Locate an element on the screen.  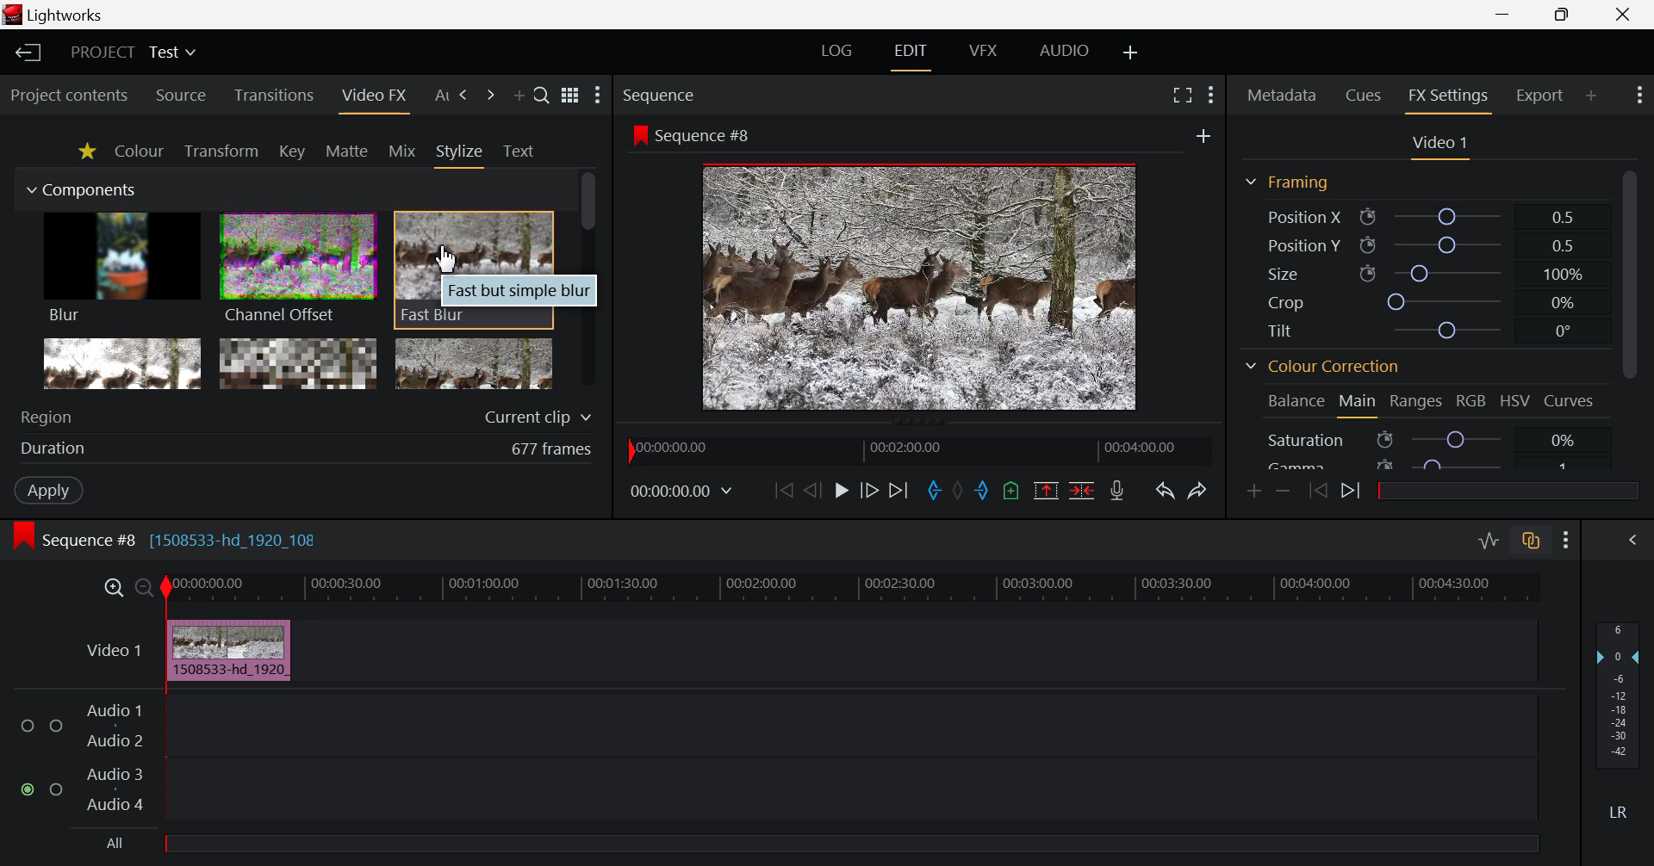
Search is located at coordinates (541, 95).